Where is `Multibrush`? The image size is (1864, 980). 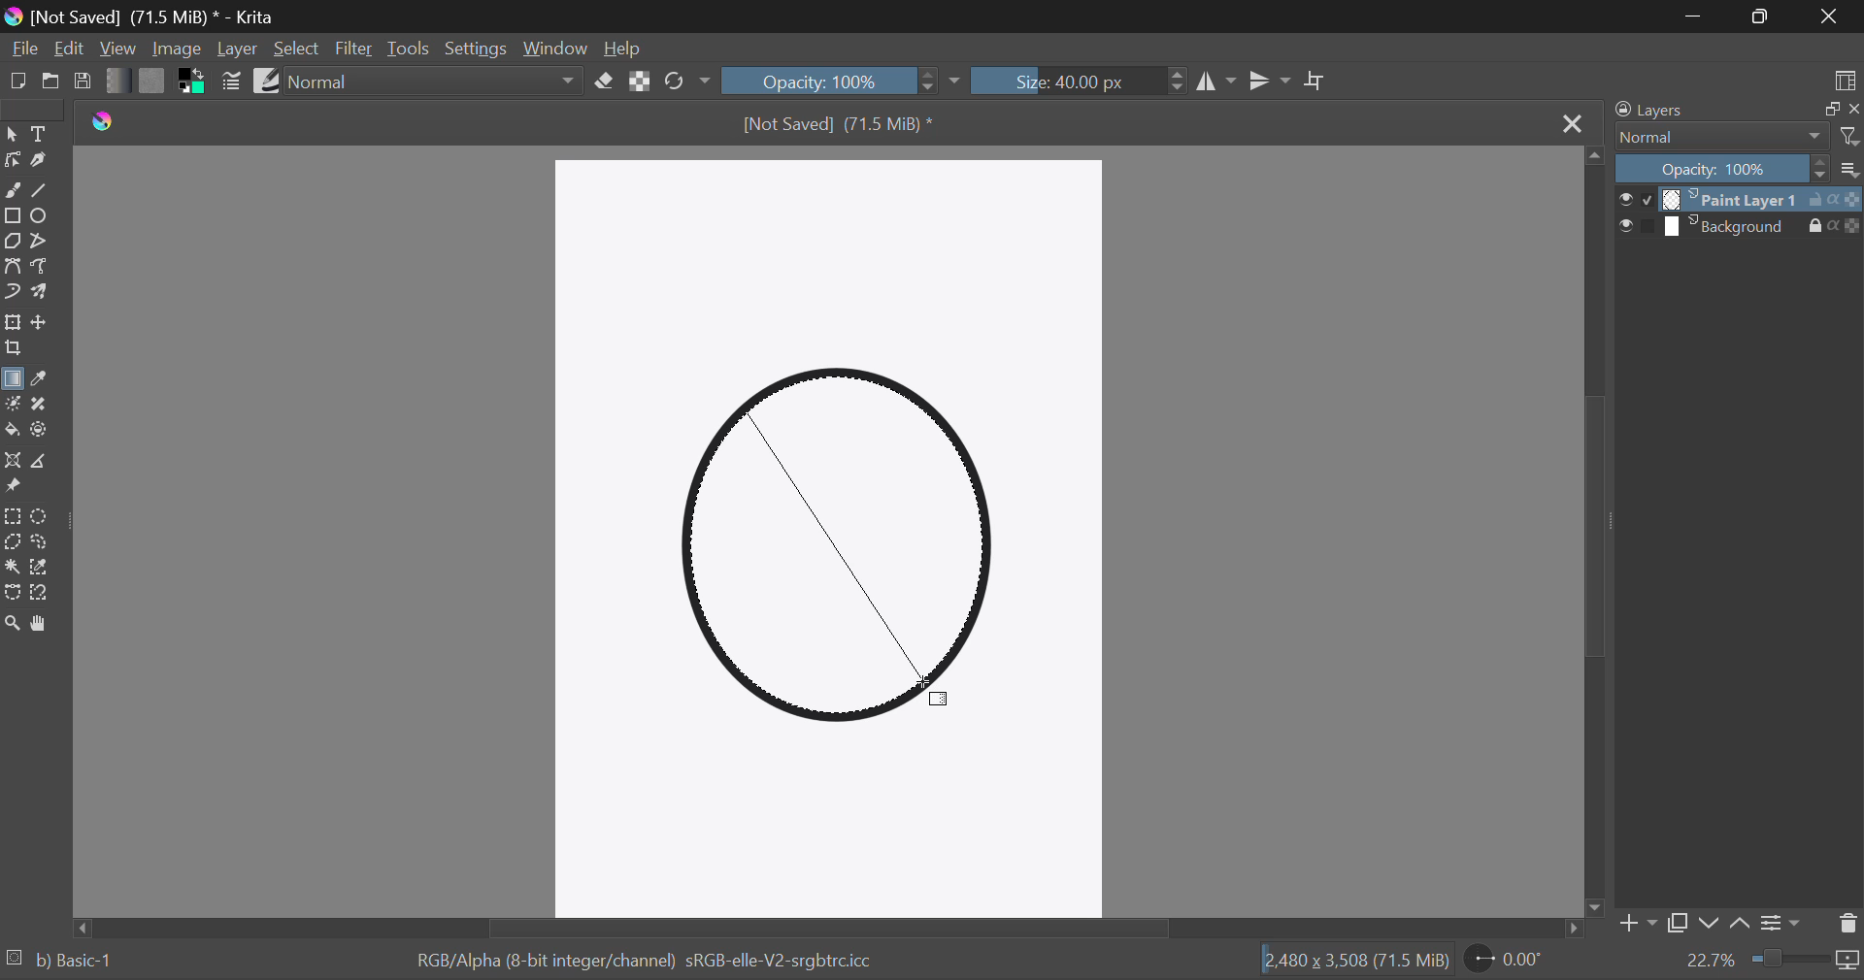 Multibrush is located at coordinates (42, 294).